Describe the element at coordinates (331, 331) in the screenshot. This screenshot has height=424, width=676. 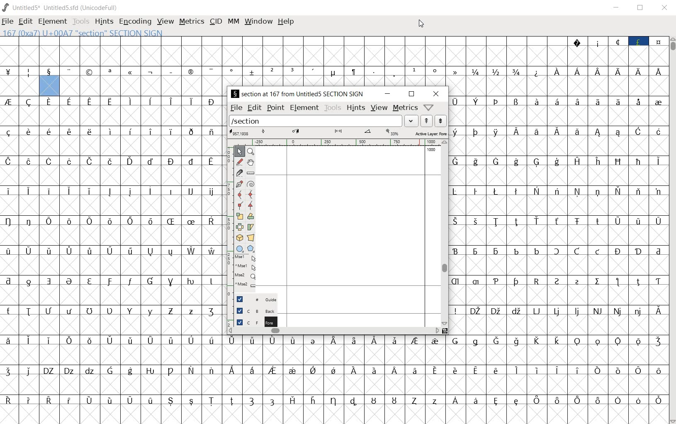
I see `scrollbar` at that location.